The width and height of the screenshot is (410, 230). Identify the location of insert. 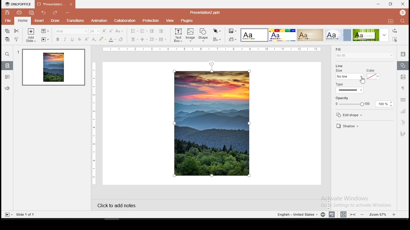
(38, 21).